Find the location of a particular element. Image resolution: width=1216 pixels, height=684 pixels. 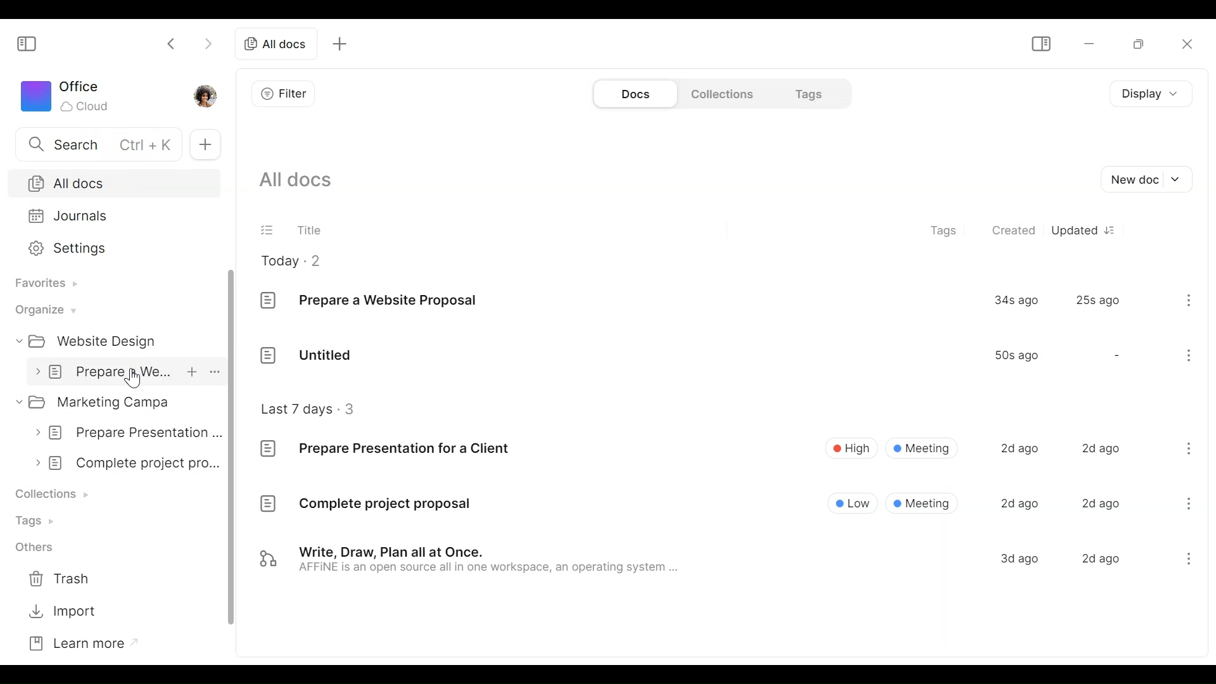

New Document is located at coordinates (1141, 180).